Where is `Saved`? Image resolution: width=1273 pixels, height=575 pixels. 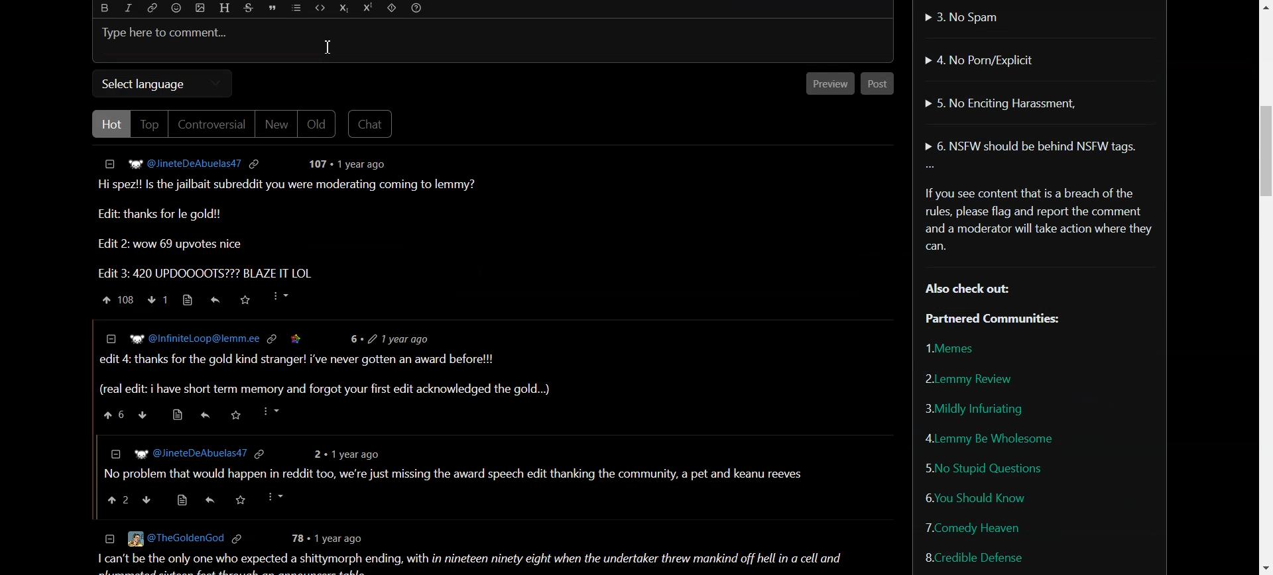 Saved is located at coordinates (247, 300).